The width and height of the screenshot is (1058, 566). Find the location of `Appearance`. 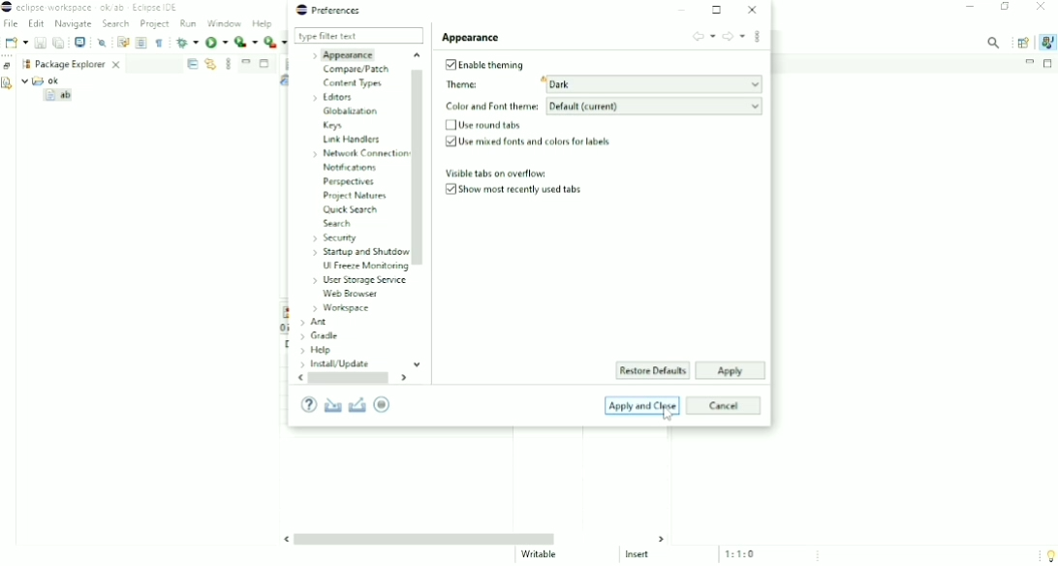

Appearance is located at coordinates (345, 54).